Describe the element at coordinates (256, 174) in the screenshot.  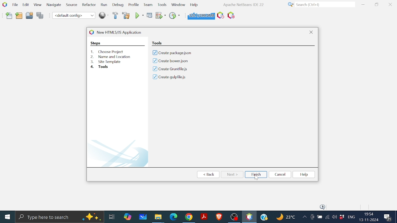
I see `Finish` at that location.